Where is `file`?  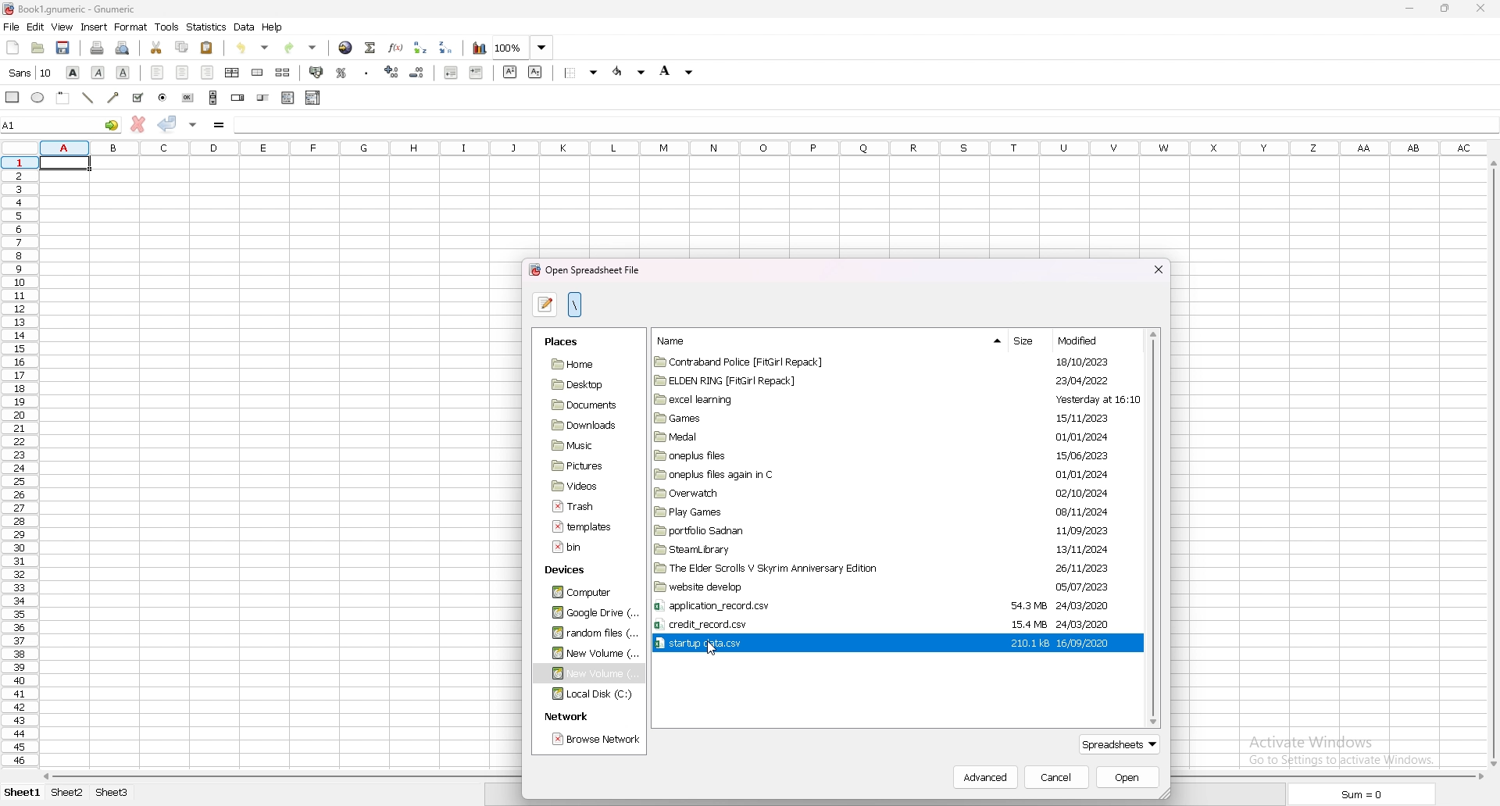 file is located at coordinates (11, 27).